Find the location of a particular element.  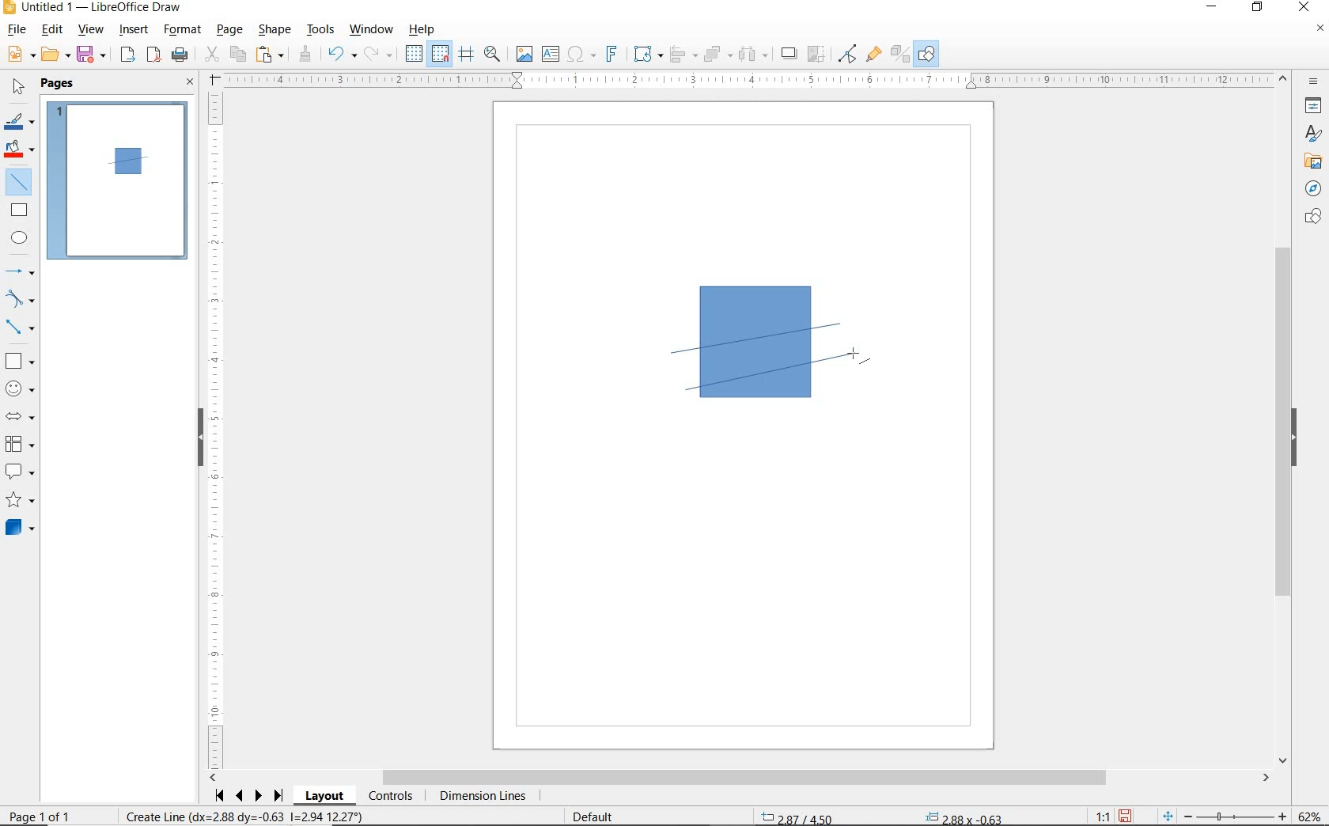

RECTANGLE is located at coordinates (20, 210).